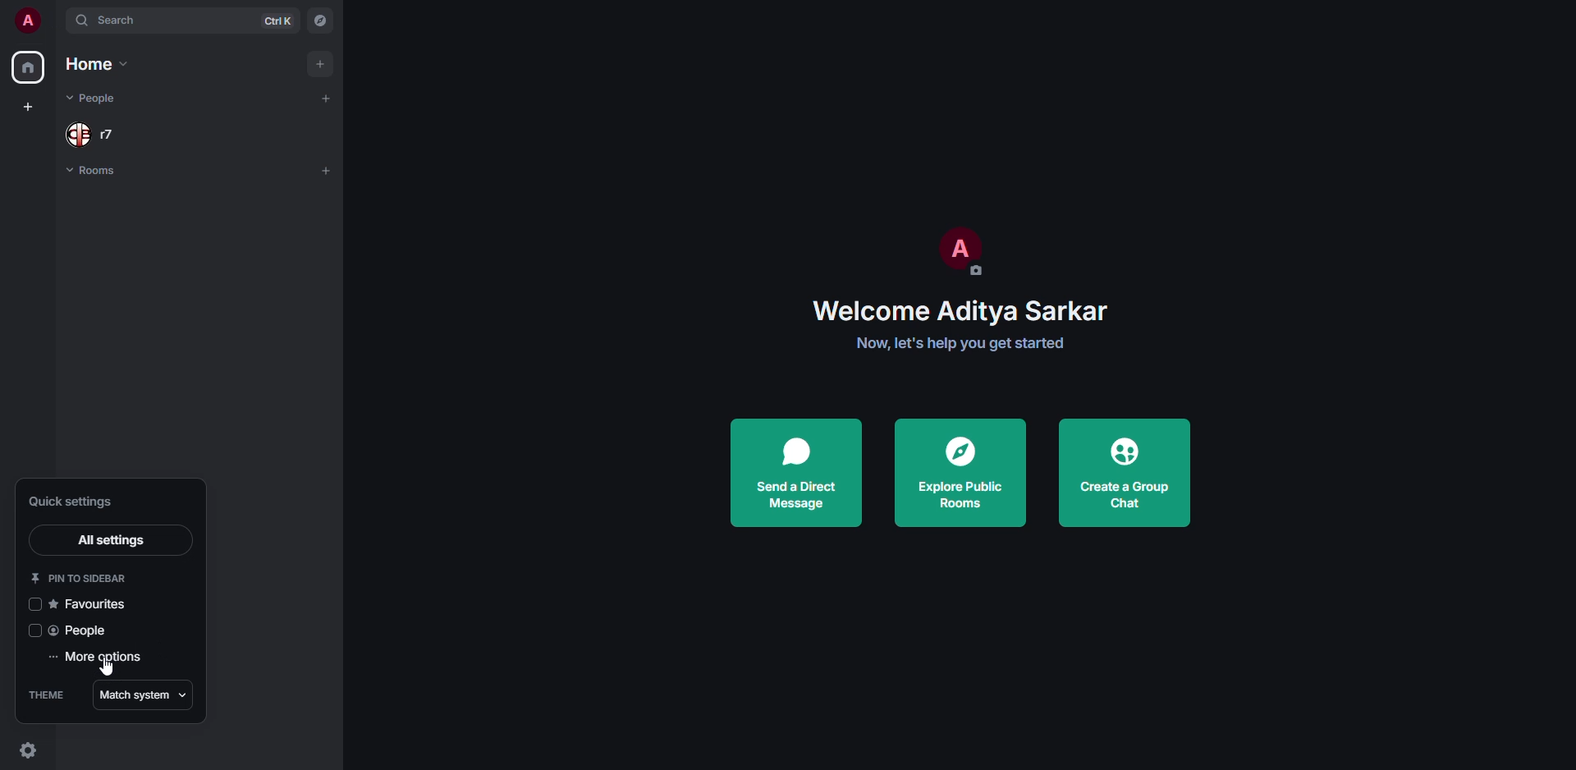 This screenshot has height=770, width=1576. What do you see at coordinates (71, 502) in the screenshot?
I see `quick settings` at bounding box center [71, 502].